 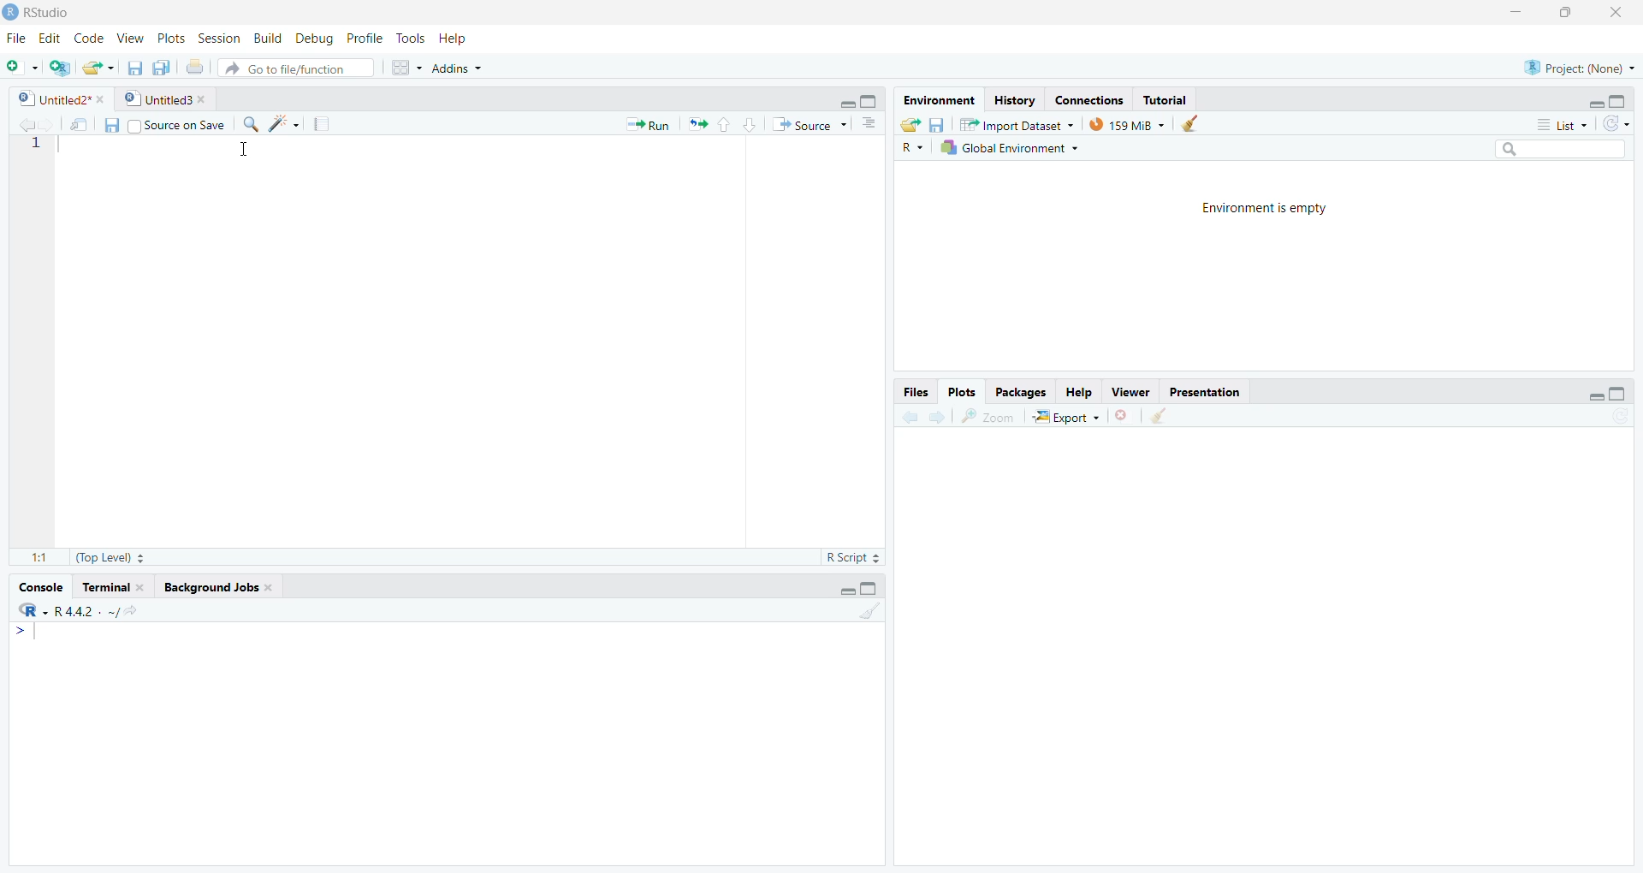 I want to click on Profile, so click(x=364, y=38).